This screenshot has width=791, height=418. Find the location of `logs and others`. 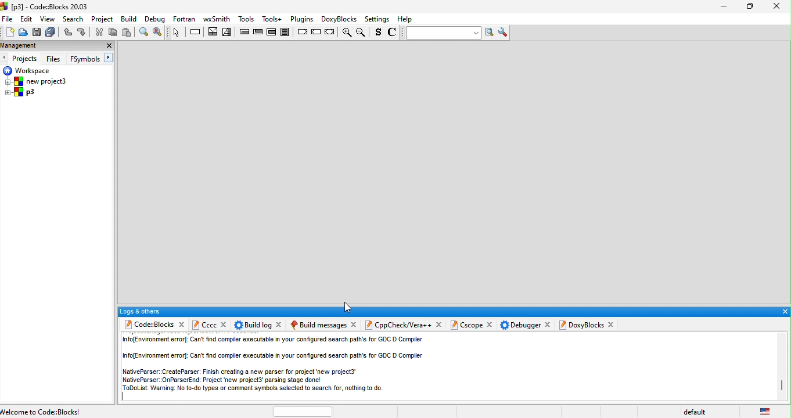

logs and others is located at coordinates (445, 311).